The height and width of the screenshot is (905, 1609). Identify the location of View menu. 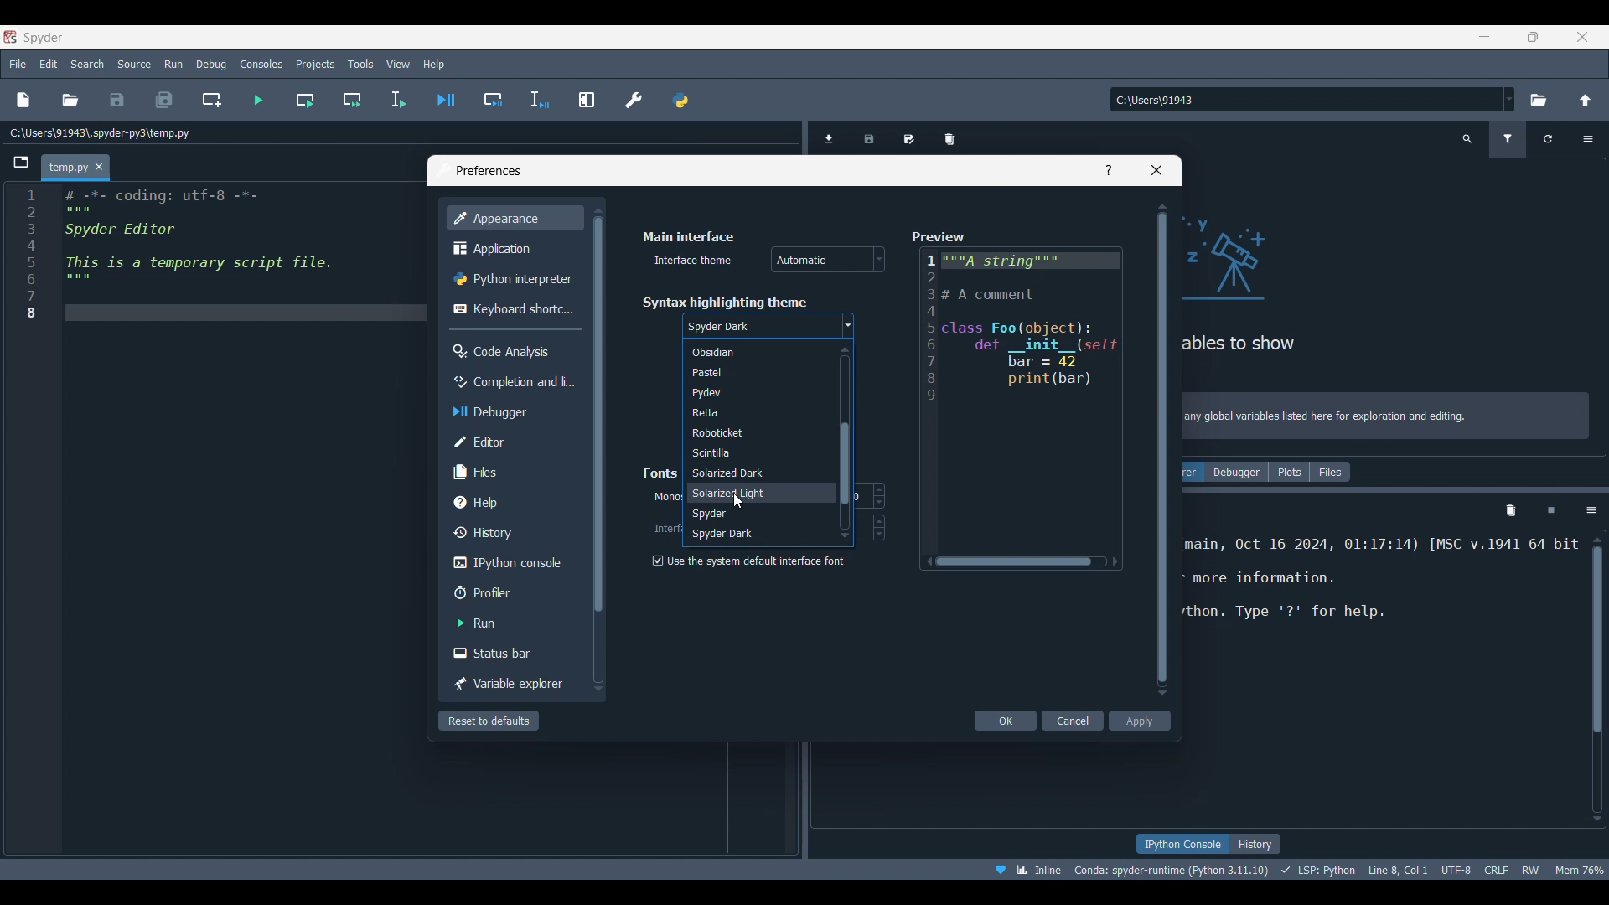
(398, 65).